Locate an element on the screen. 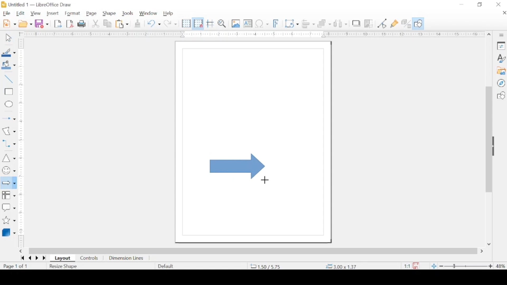 This screenshot has height=285, width=507. ellipse is located at coordinates (9, 105).